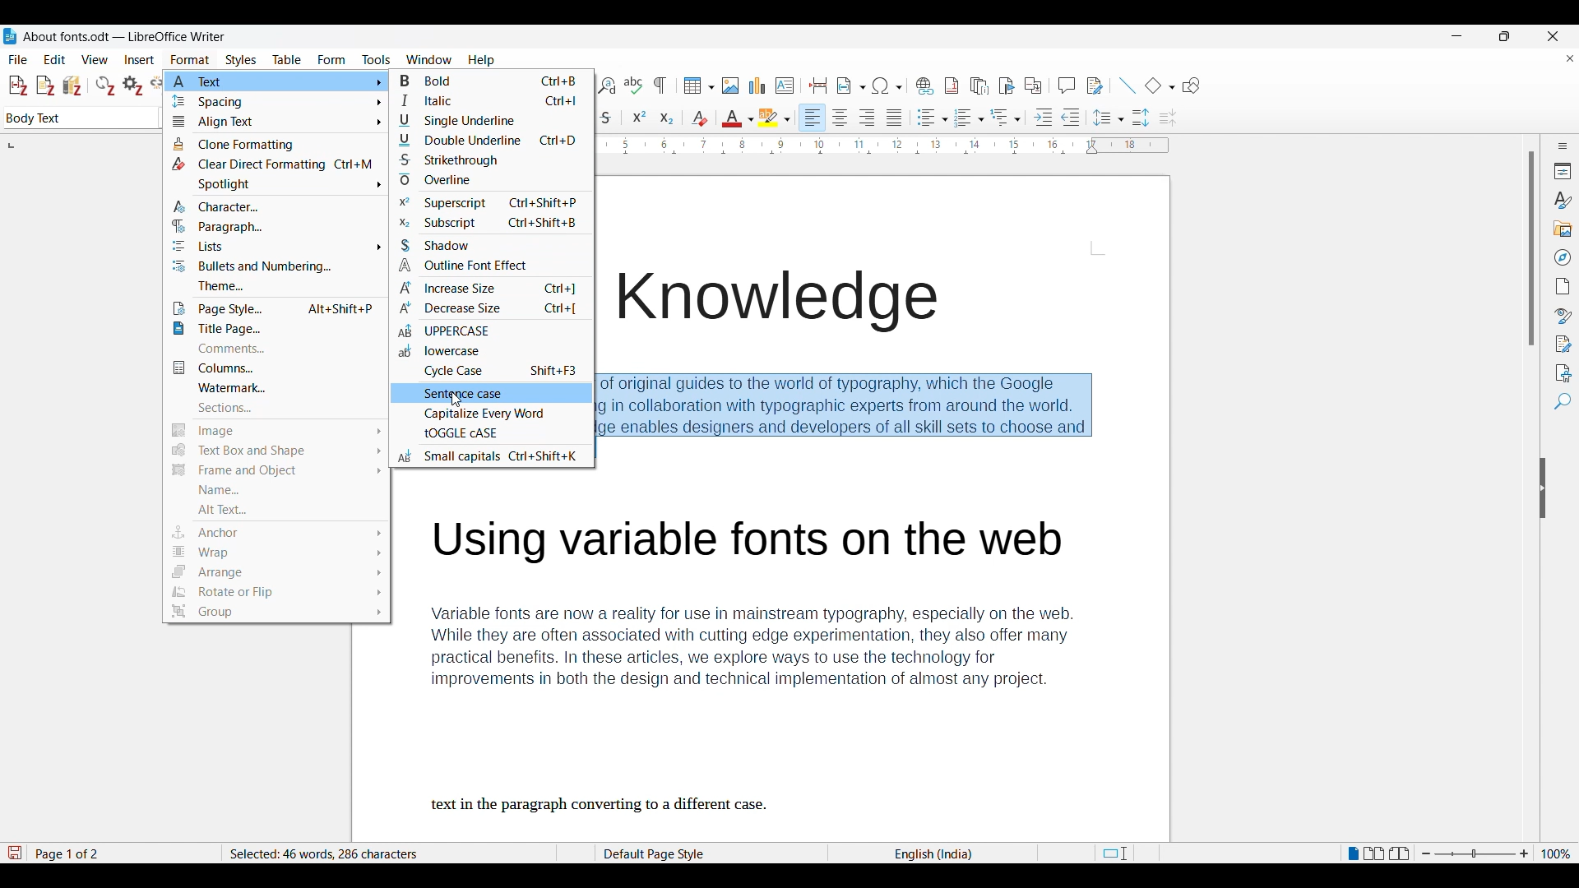 The width and height of the screenshot is (1579, 888). I want to click on Add\Edit bibliography, so click(72, 86).